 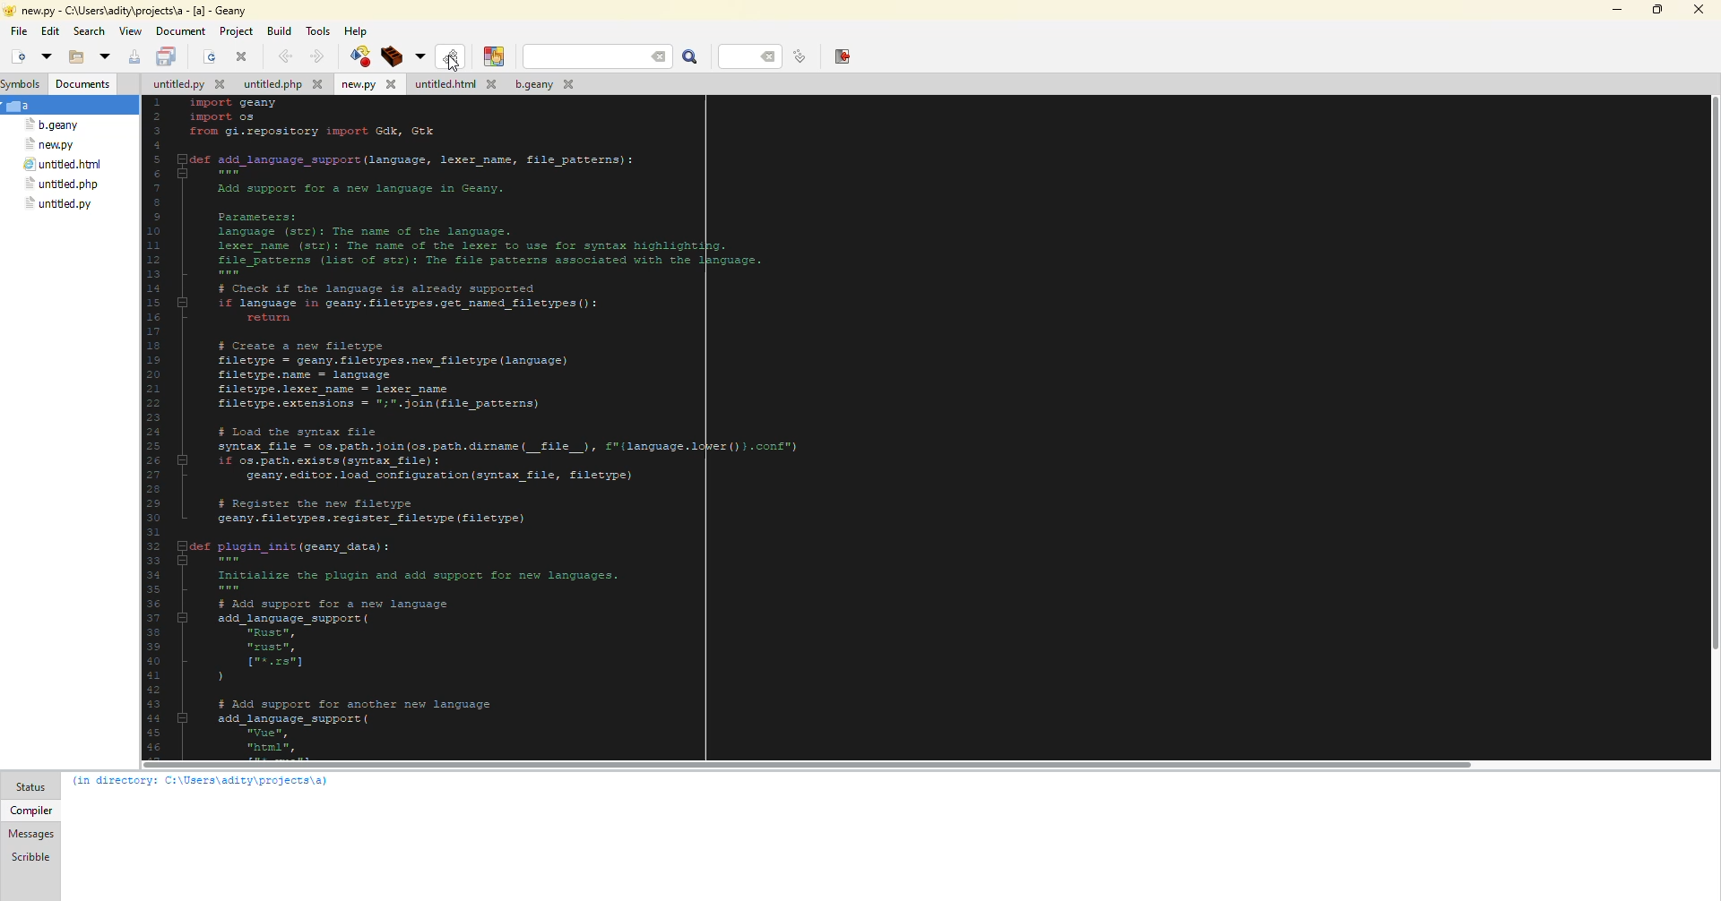 What do you see at coordinates (419, 56) in the screenshot?
I see `build options` at bounding box center [419, 56].